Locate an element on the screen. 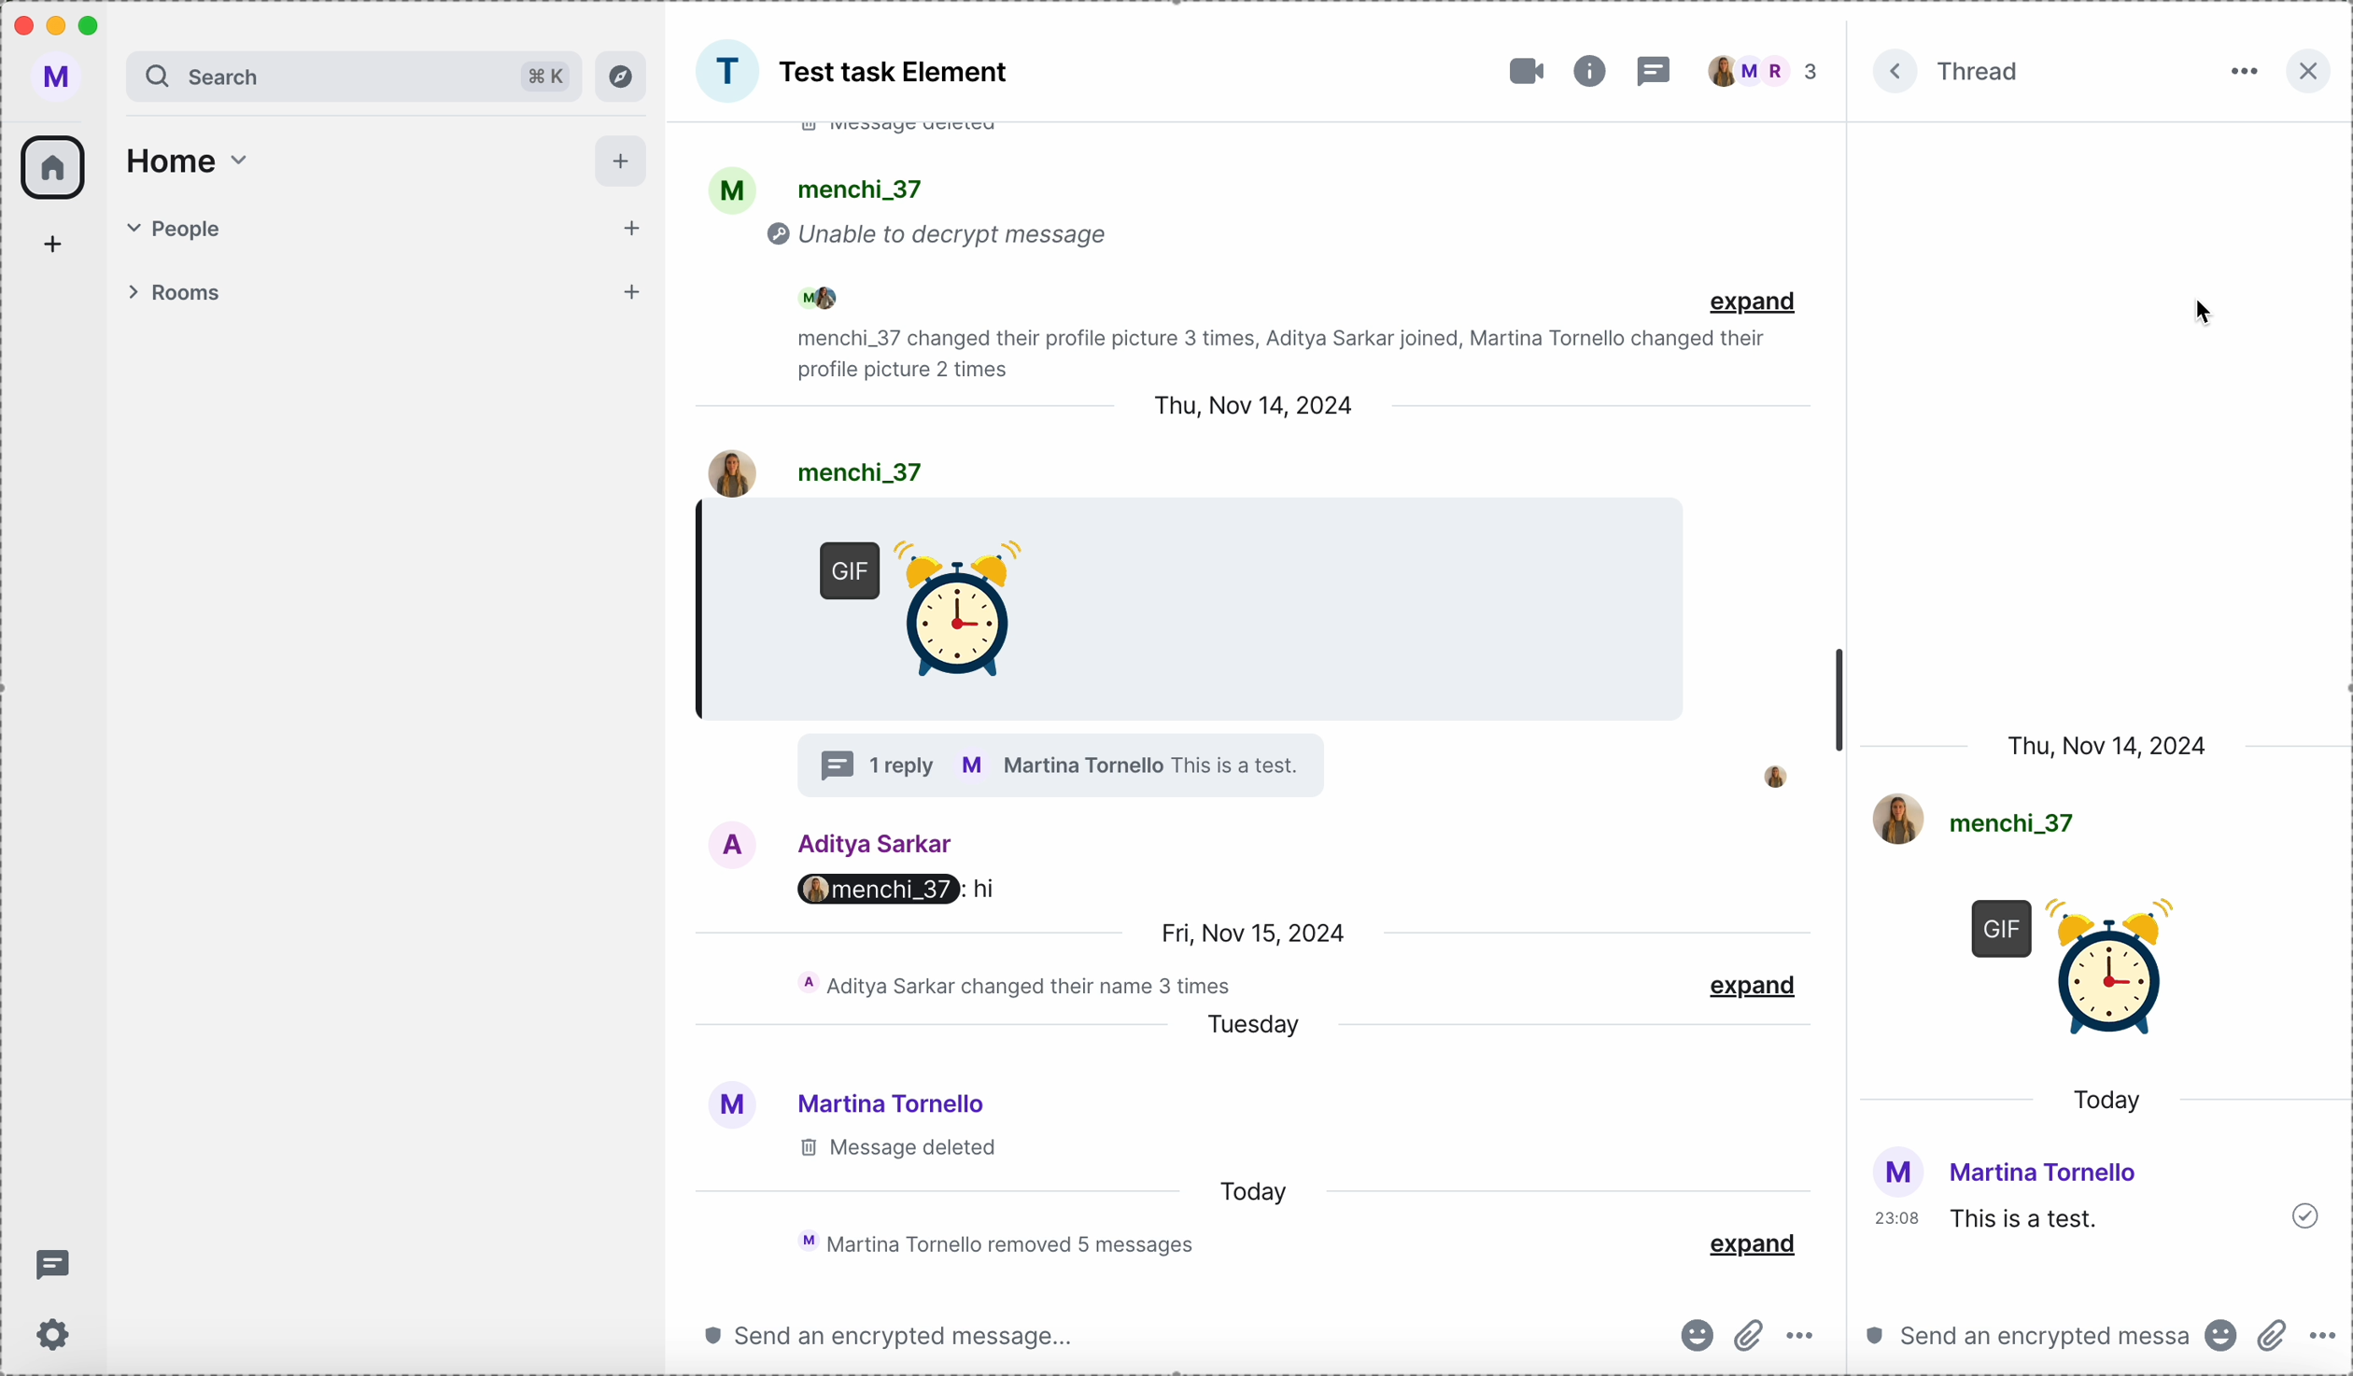 The height and width of the screenshot is (1376, 2353). user is located at coordinates (844, 1100).